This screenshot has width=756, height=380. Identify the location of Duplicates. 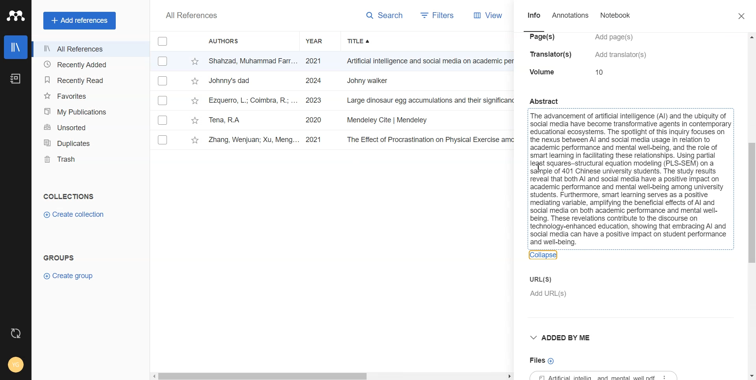
(85, 143).